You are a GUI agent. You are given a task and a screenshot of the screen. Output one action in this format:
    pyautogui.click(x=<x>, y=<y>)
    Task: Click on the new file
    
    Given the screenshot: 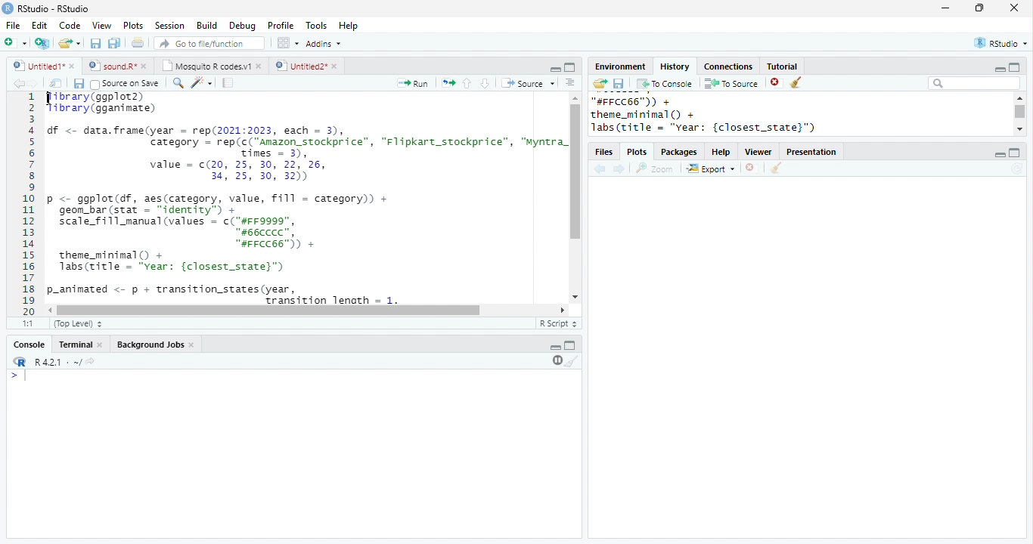 What is the action you would take?
    pyautogui.click(x=15, y=43)
    